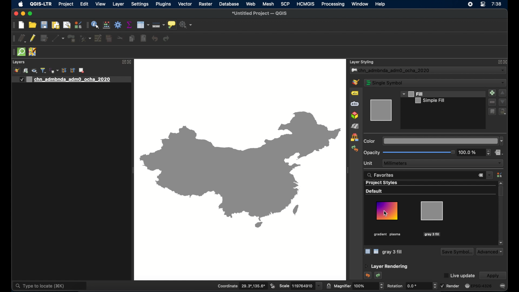  Describe the element at coordinates (14, 25) in the screenshot. I see `drag handle` at that location.